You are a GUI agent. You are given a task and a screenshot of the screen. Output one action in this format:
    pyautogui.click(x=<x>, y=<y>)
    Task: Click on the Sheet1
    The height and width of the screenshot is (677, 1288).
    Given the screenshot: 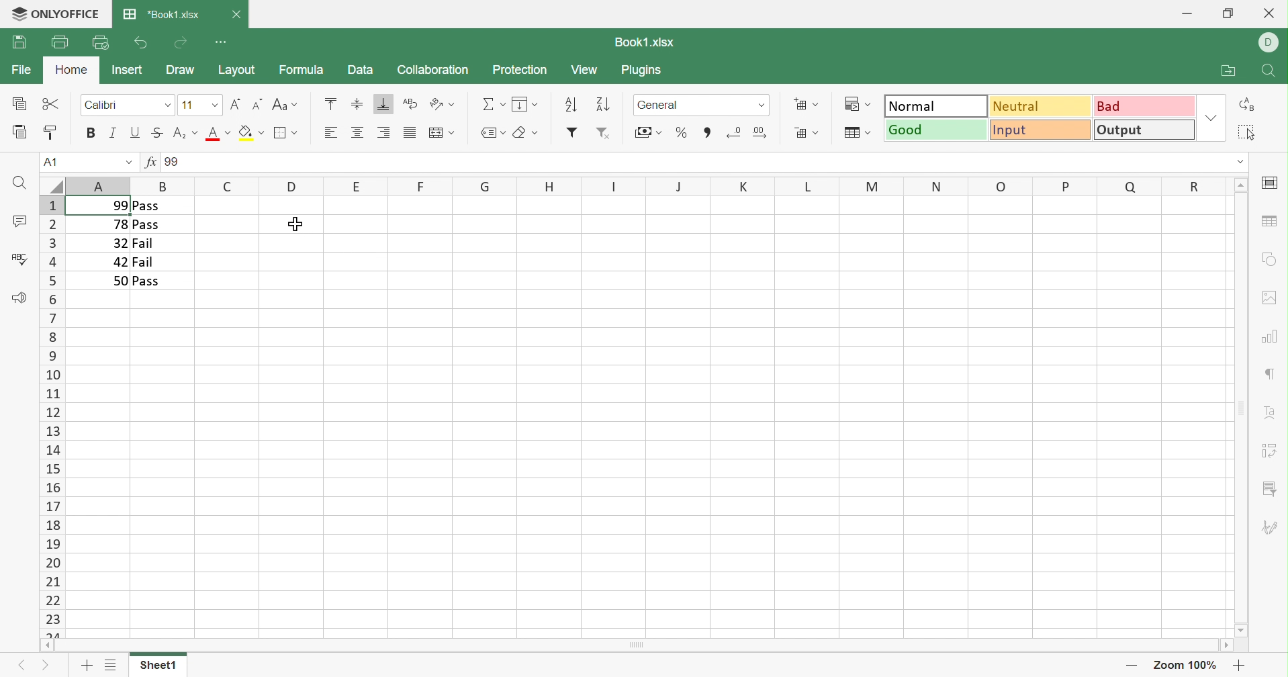 What is the action you would take?
    pyautogui.click(x=157, y=668)
    